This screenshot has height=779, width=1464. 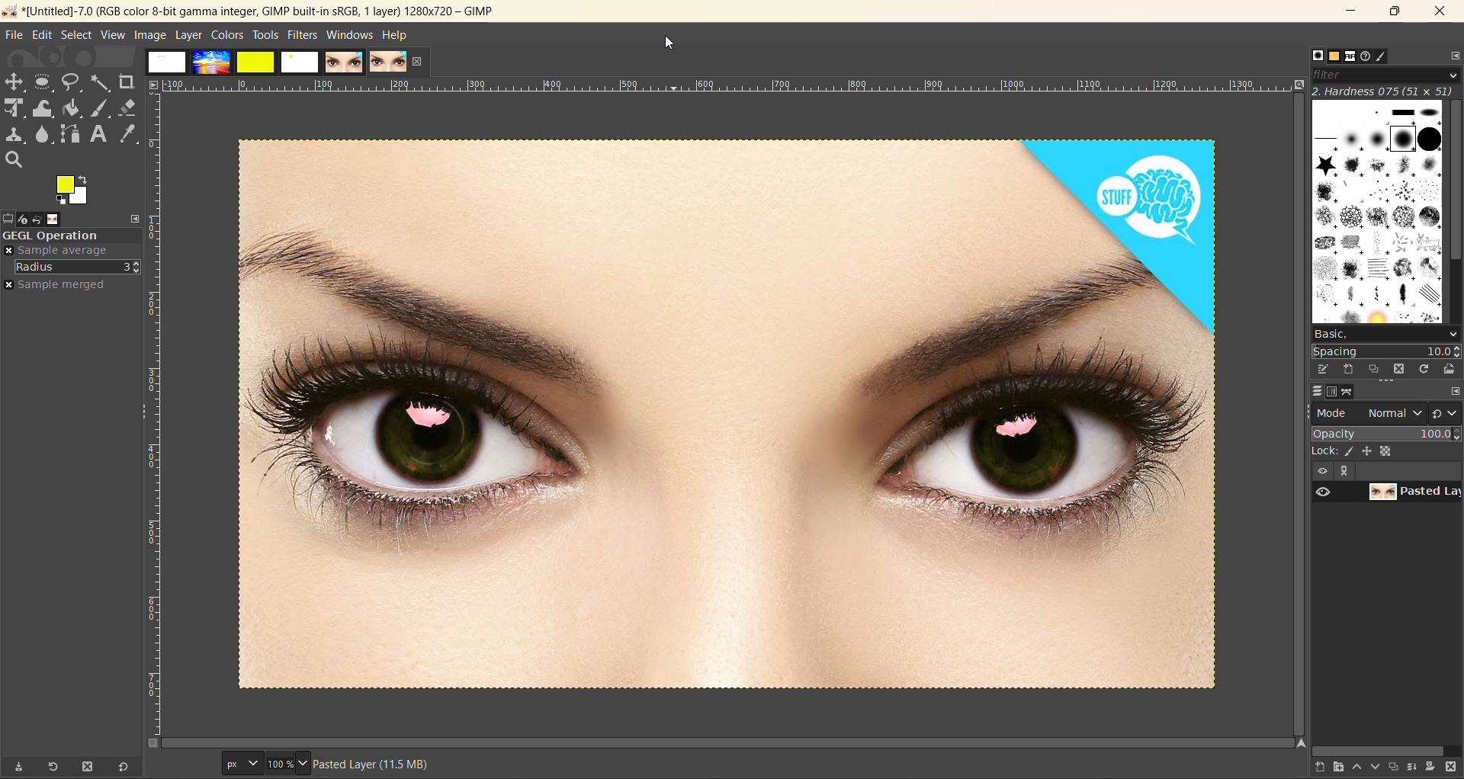 I want to click on maximize, so click(x=1395, y=14).